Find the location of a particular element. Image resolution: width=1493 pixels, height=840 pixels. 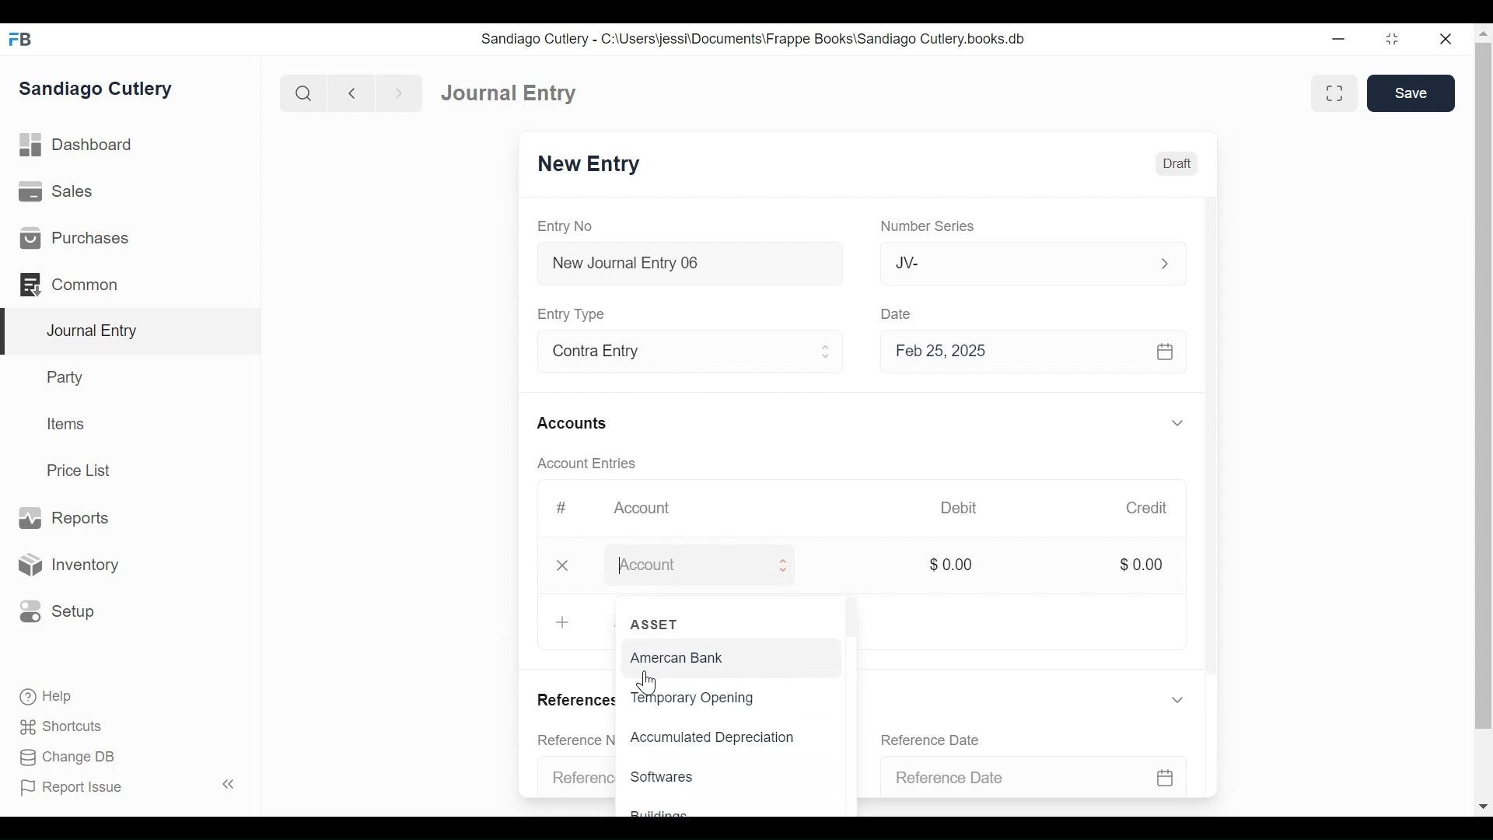

Feb 25, 2025 is located at coordinates (1031, 351).